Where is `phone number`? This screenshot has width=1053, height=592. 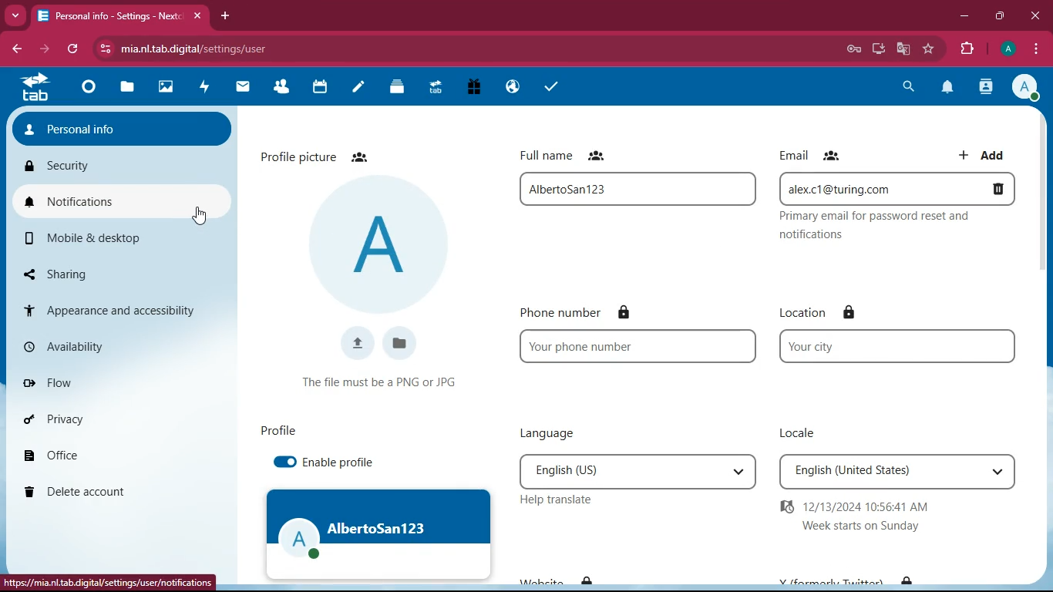 phone number is located at coordinates (560, 310).